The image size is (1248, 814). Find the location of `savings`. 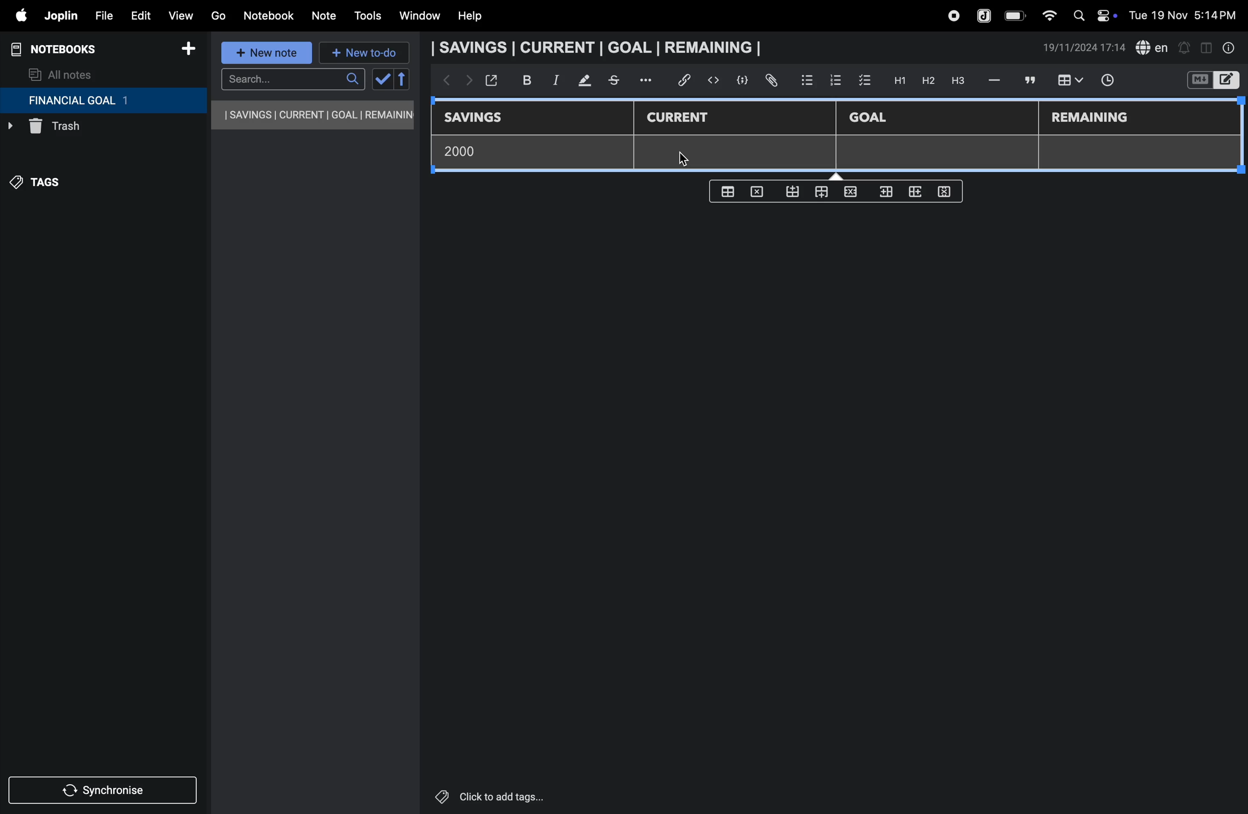

savings is located at coordinates (481, 119).